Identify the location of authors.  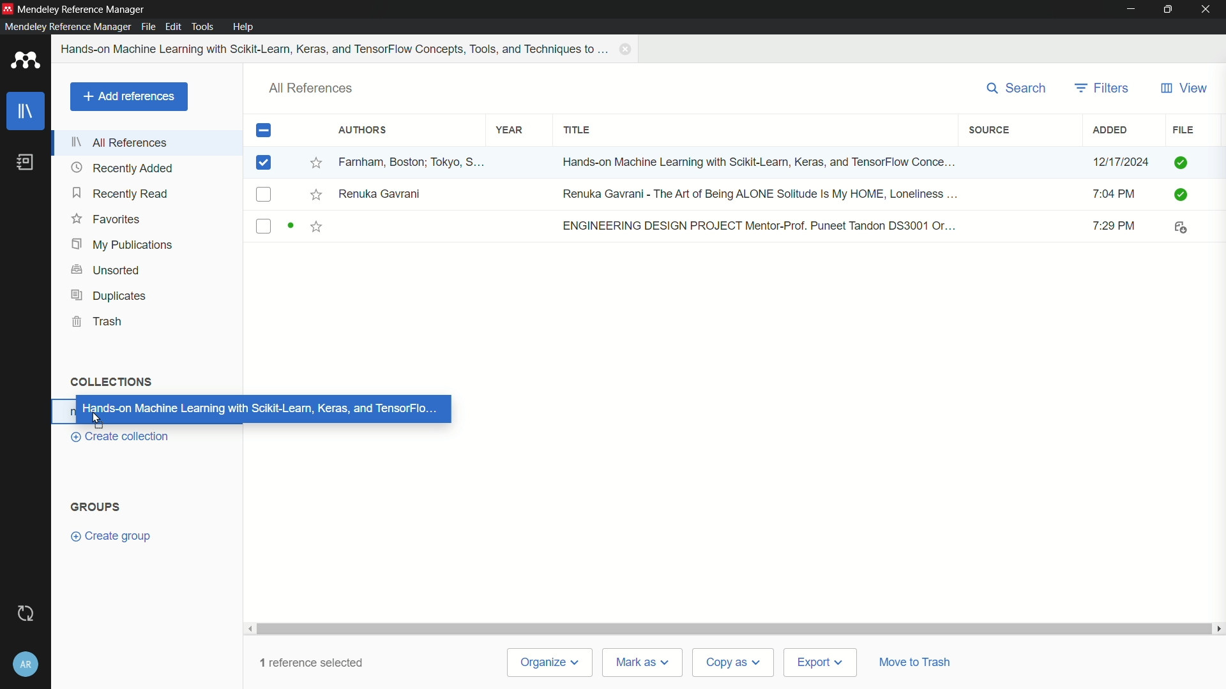
(361, 130).